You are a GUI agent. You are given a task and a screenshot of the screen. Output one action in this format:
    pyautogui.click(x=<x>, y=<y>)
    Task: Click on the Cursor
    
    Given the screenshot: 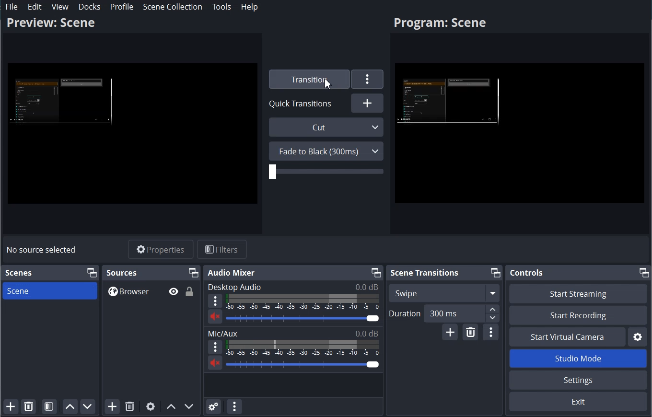 What is the action you would take?
    pyautogui.click(x=329, y=83)
    